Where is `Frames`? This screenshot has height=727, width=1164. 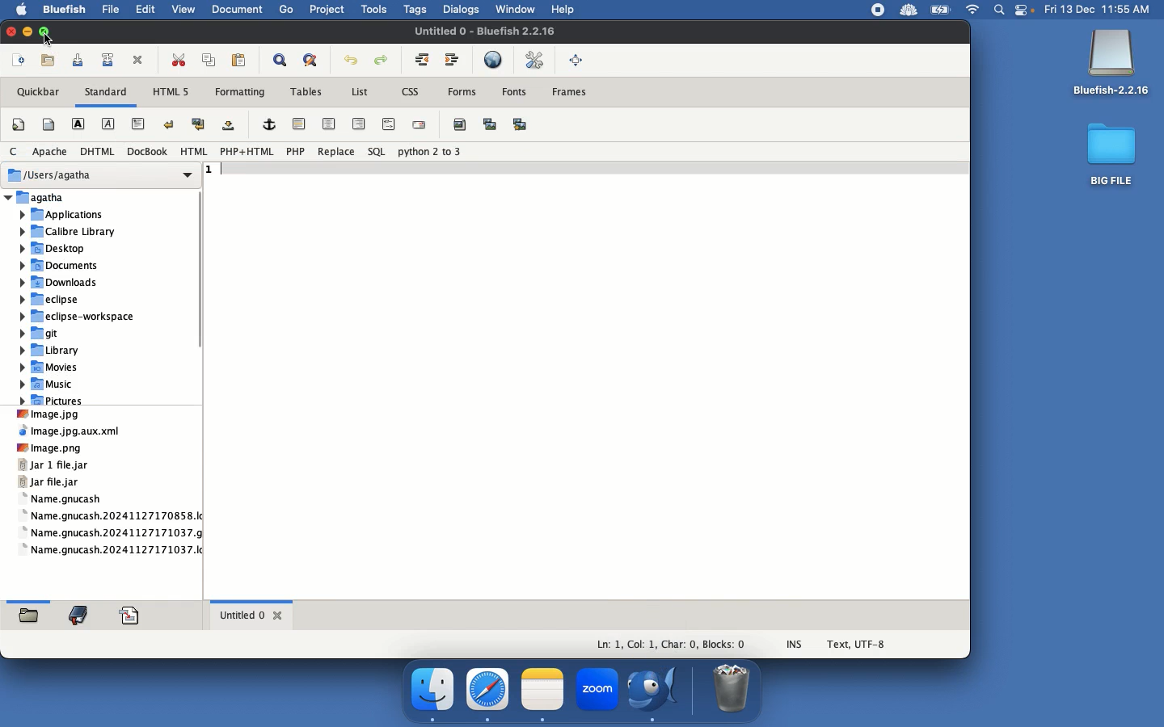 Frames is located at coordinates (576, 91).